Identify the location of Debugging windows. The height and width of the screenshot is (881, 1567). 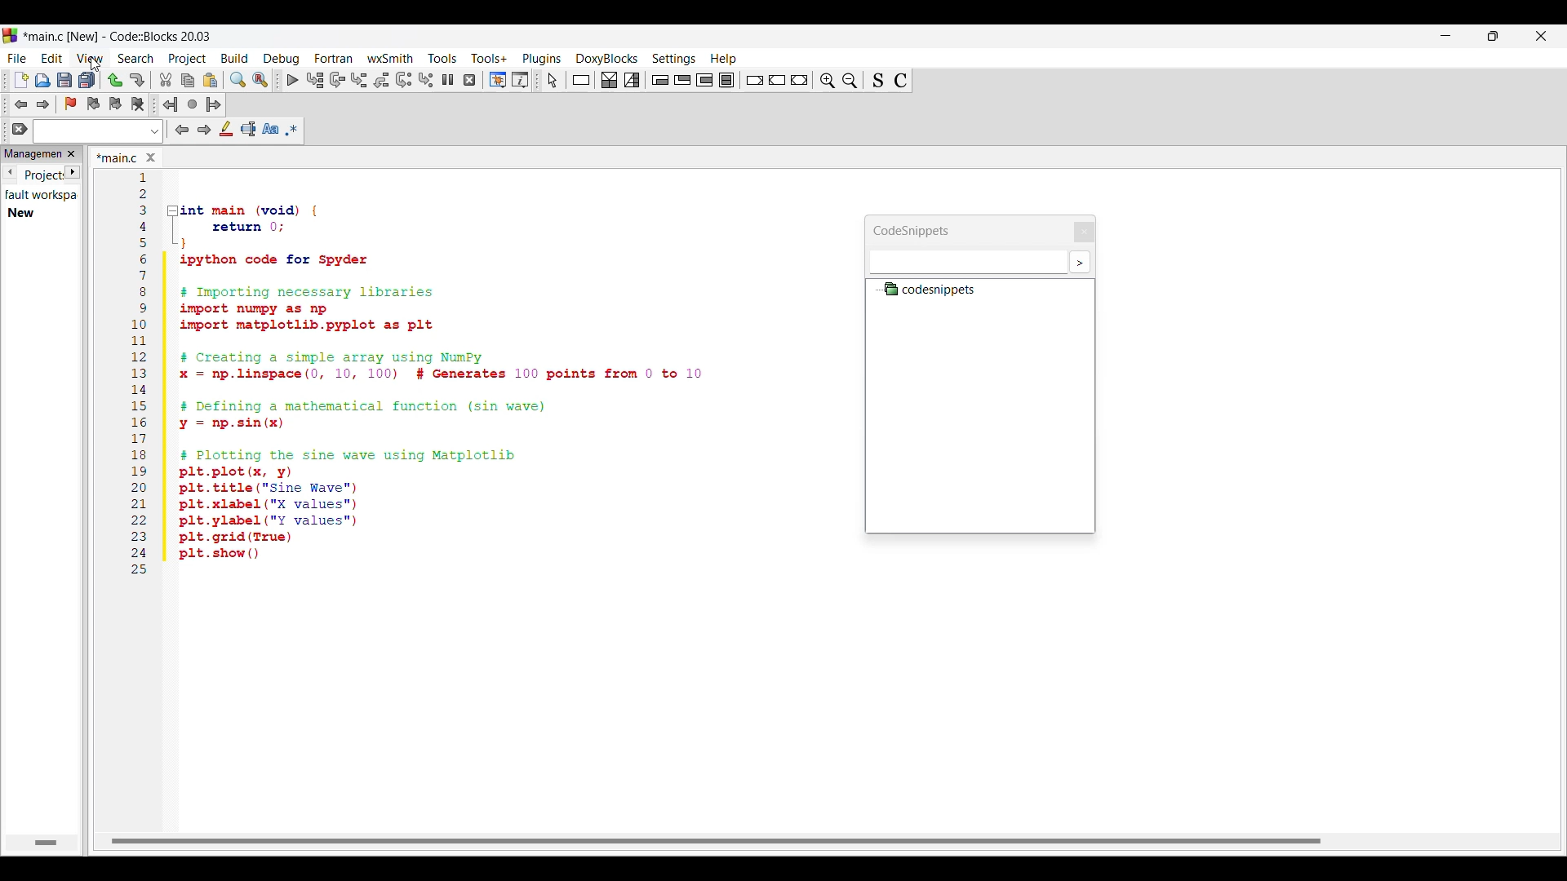
(497, 80).